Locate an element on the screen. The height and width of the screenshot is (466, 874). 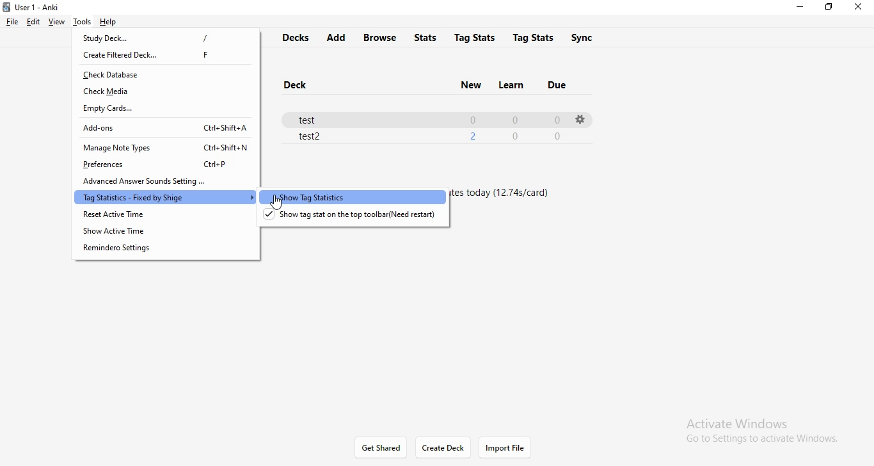
tools is located at coordinates (82, 20).